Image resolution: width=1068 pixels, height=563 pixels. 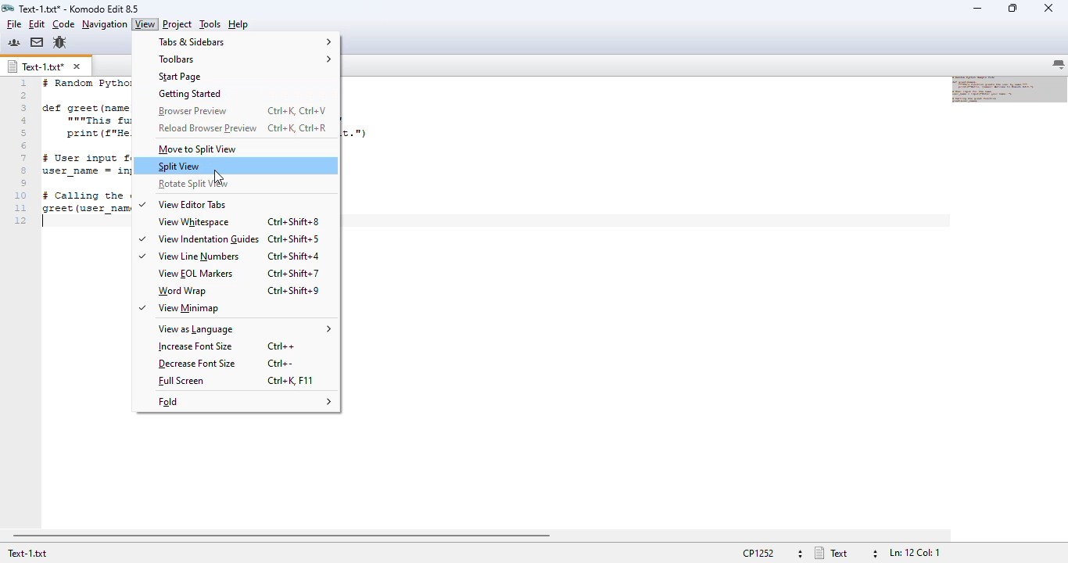 I want to click on project, so click(x=177, y=23).